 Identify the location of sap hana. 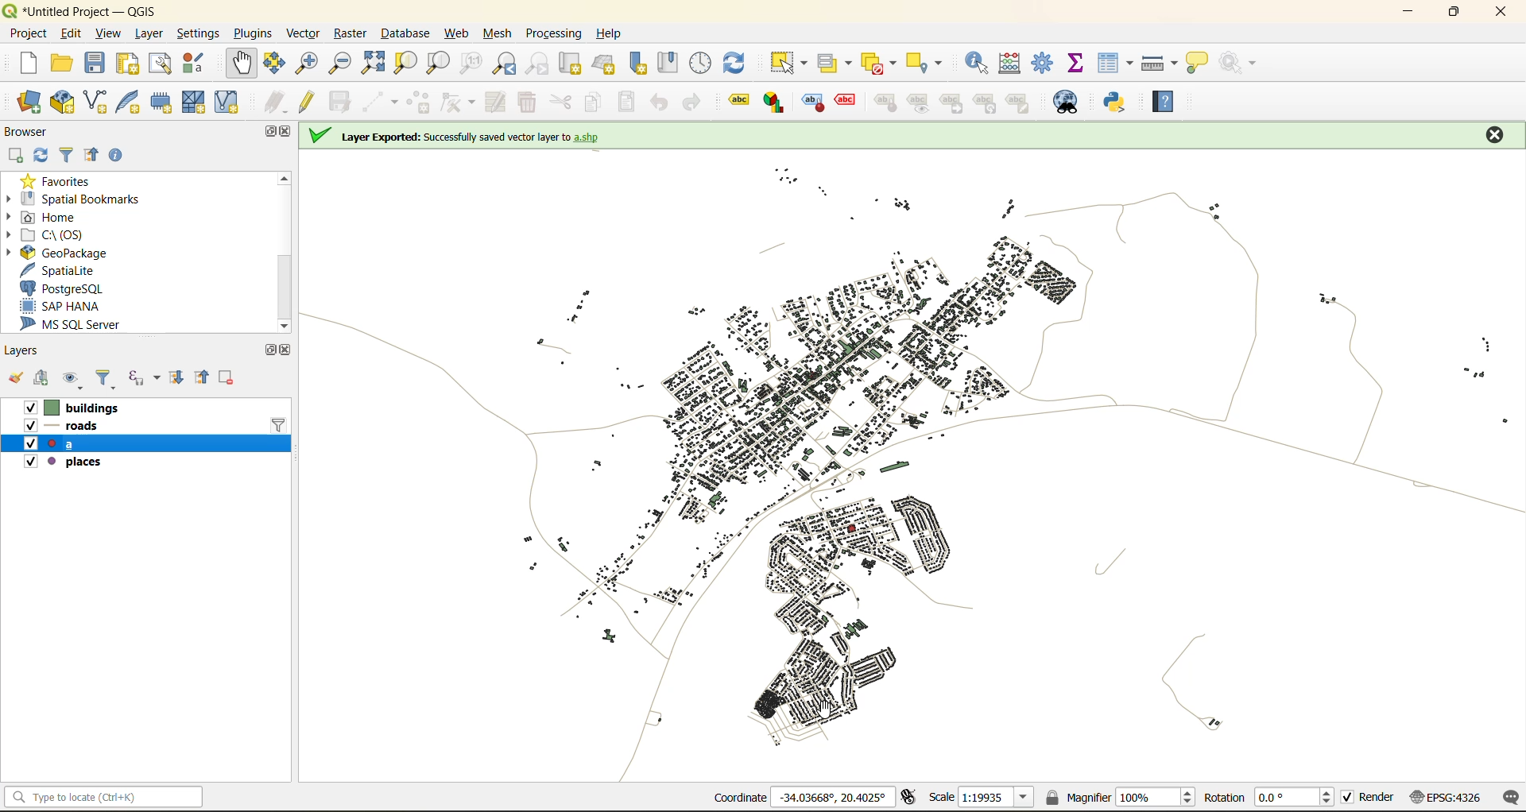
(65, 307).